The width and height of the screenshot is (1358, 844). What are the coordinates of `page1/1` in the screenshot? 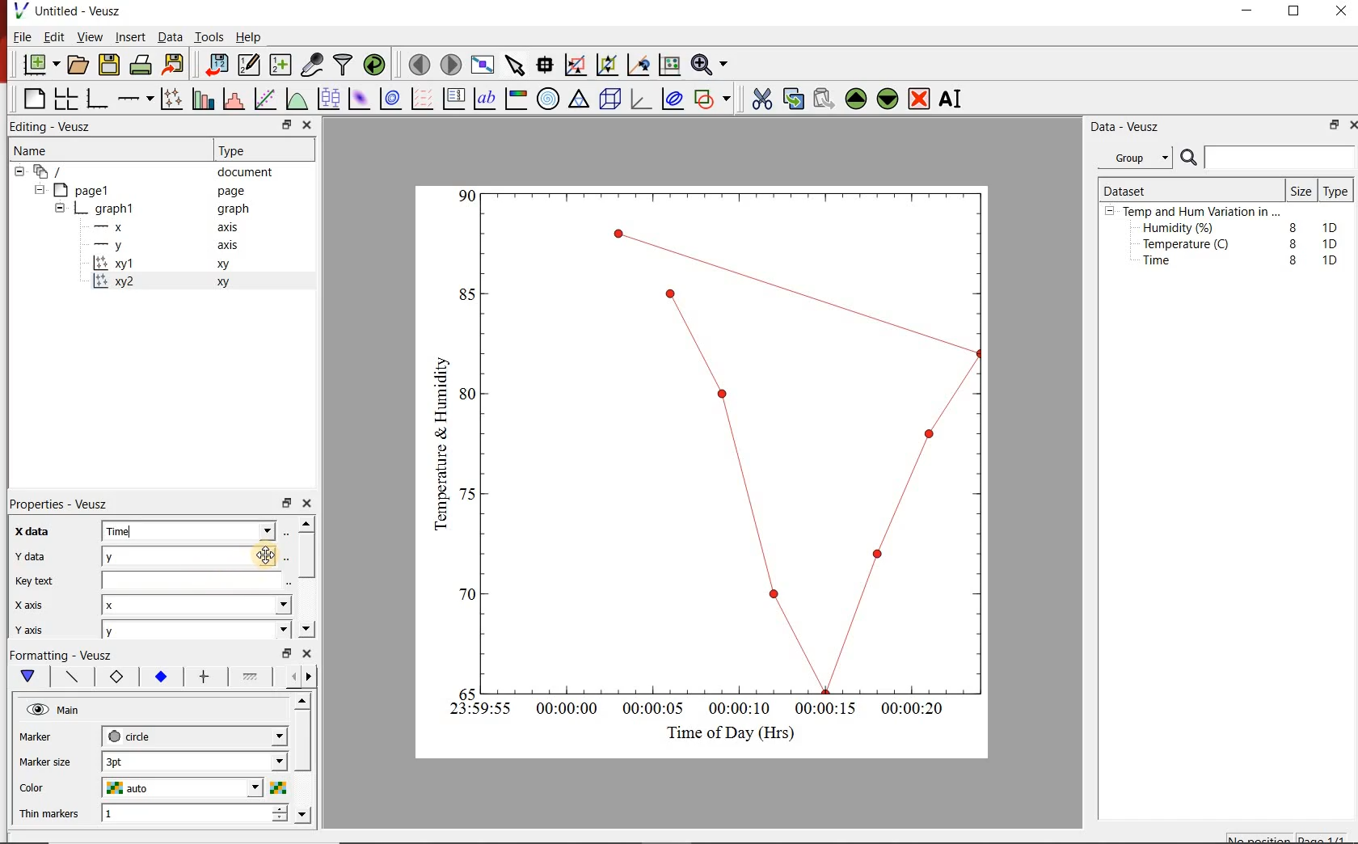 It's located at (1326, 837).